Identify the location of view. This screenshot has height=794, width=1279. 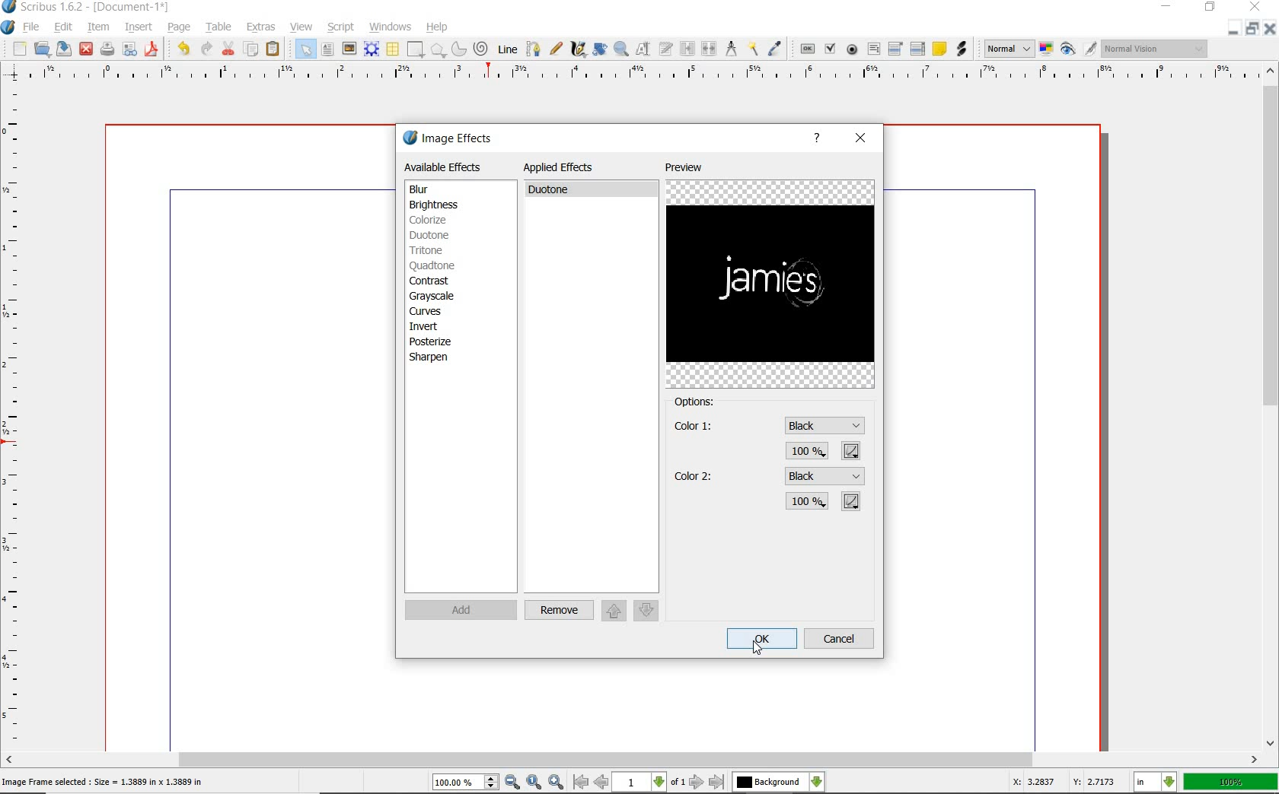
(301, 27).